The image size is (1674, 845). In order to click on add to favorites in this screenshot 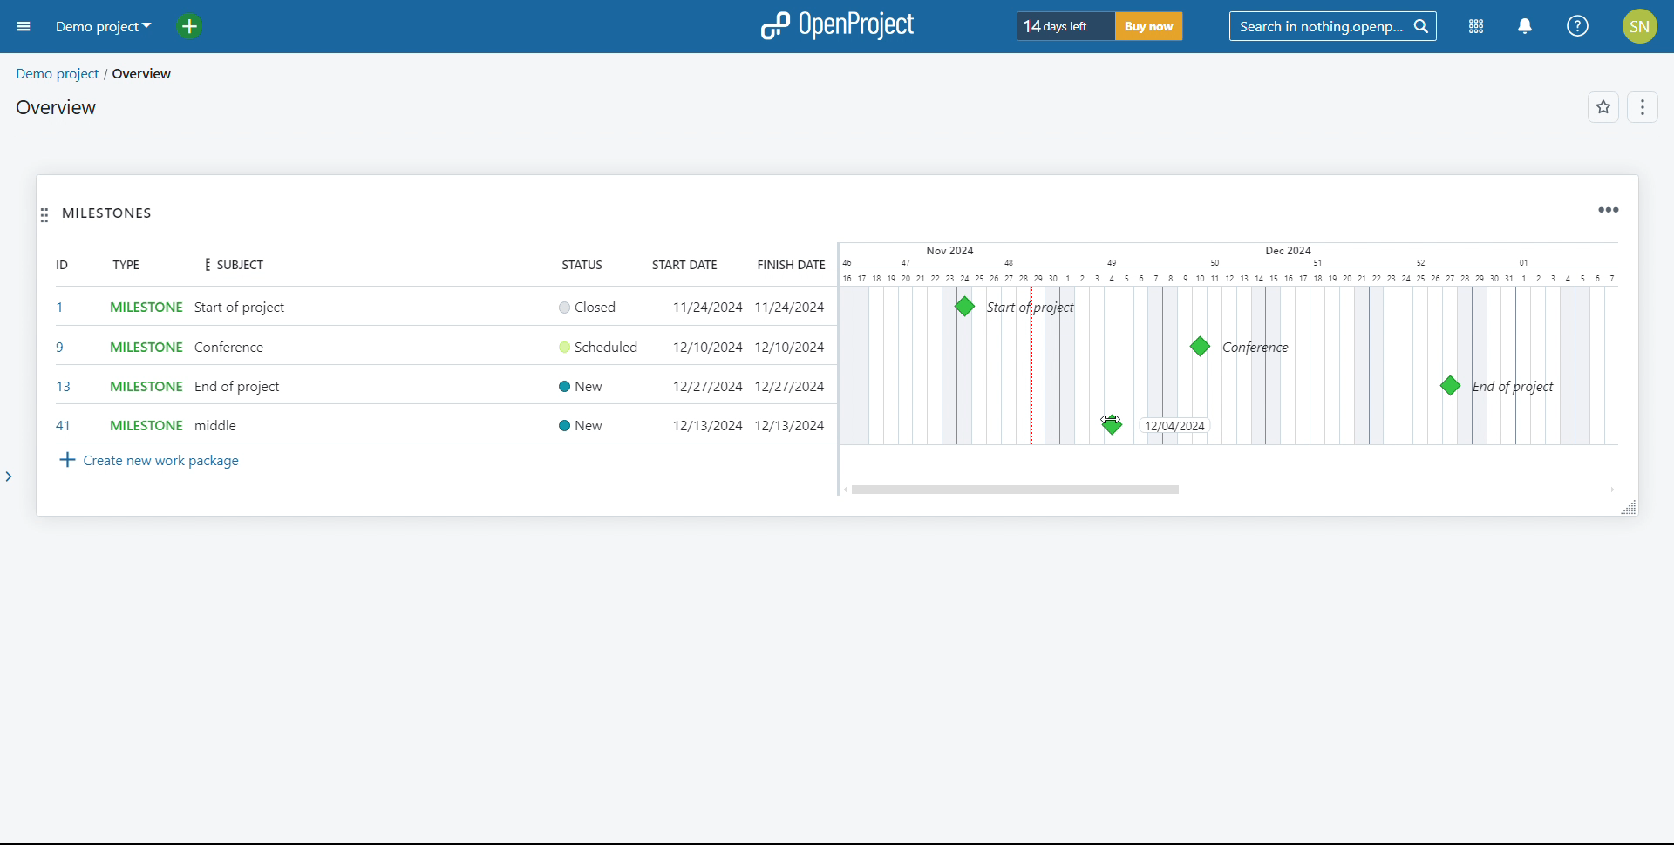, I will do `click(1603, 107)`.